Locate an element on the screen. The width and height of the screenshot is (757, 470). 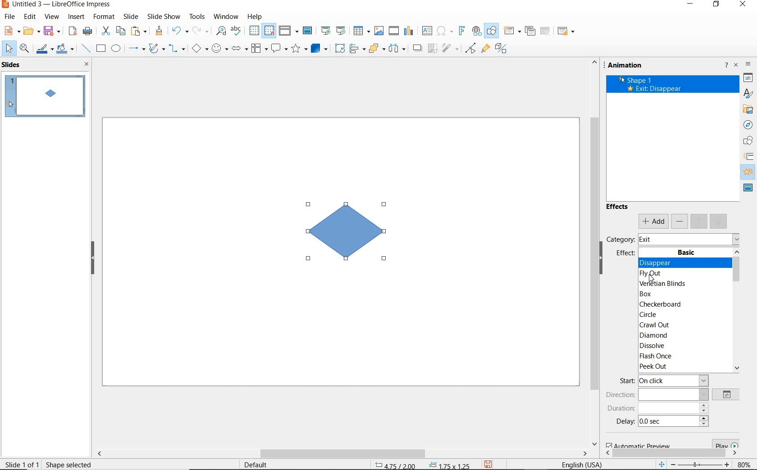
export as pdf is located at coordinates (73, 31).